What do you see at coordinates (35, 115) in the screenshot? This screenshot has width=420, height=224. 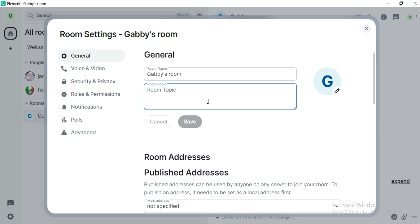 I see `gabby room` at bounding box center [35, 115].